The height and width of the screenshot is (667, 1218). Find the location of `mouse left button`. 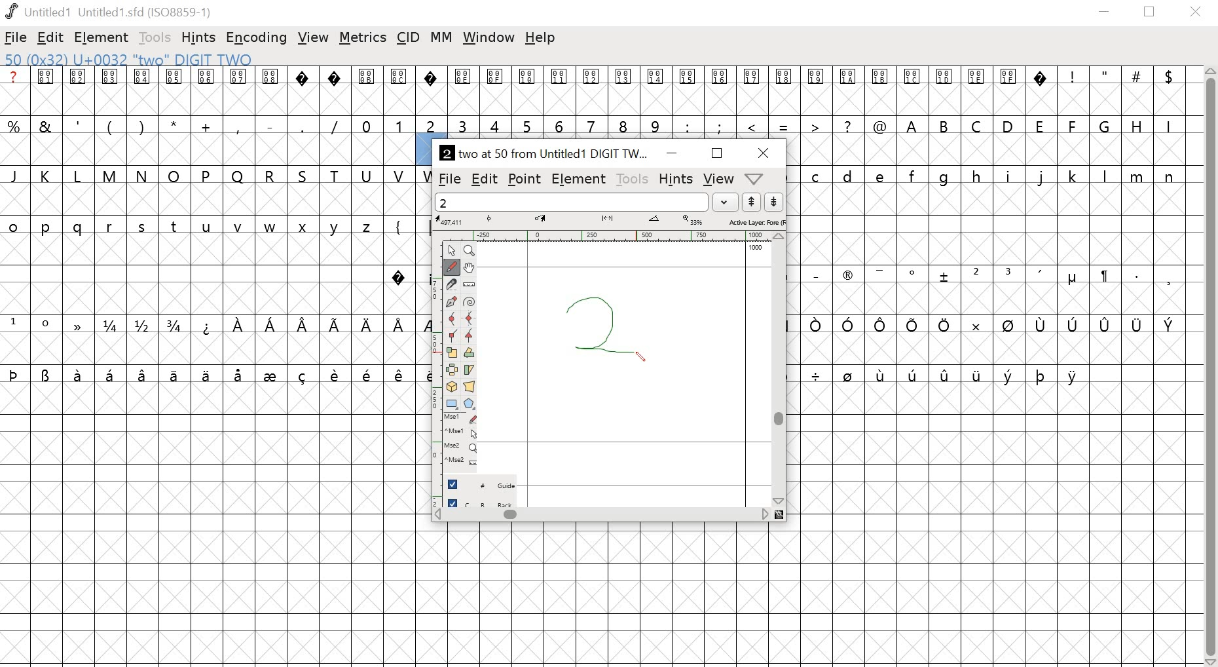

mouse left button is located at coordinates (464, 419).